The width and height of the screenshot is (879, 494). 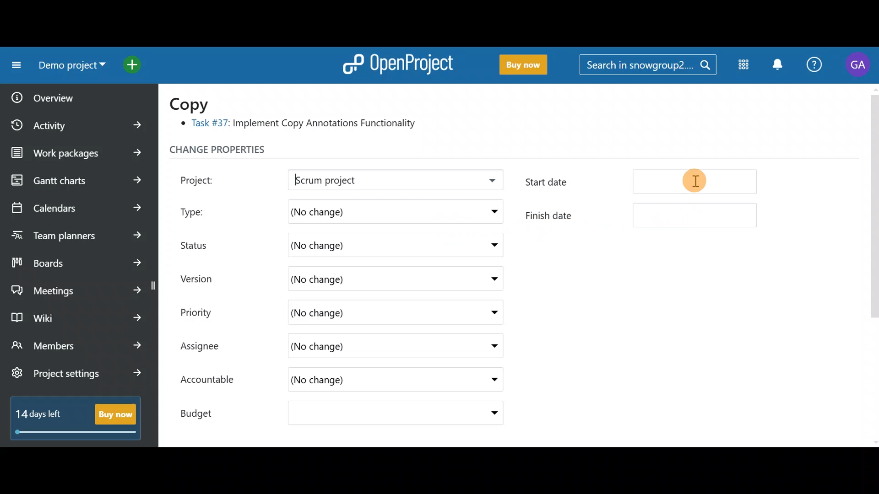 What do you see at coordinates (489, 380) in the screenshot?
I see `Accountable drop down` at bounding box center [489, 380].